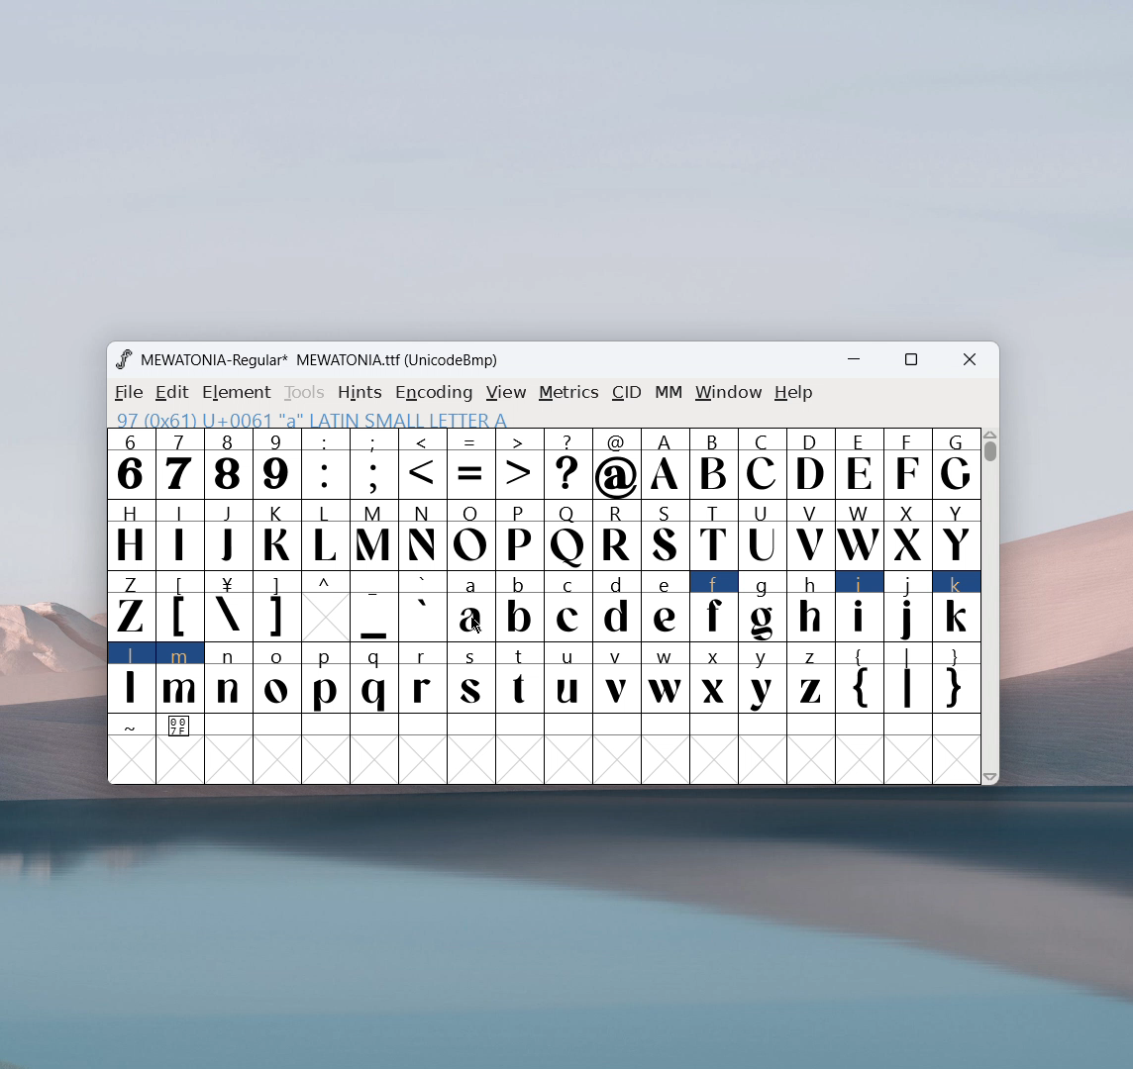 This screenshot has width=1133, height=1069. Describe the element at coordinates (126, 393) in the screenshot. I see `file` at that location.